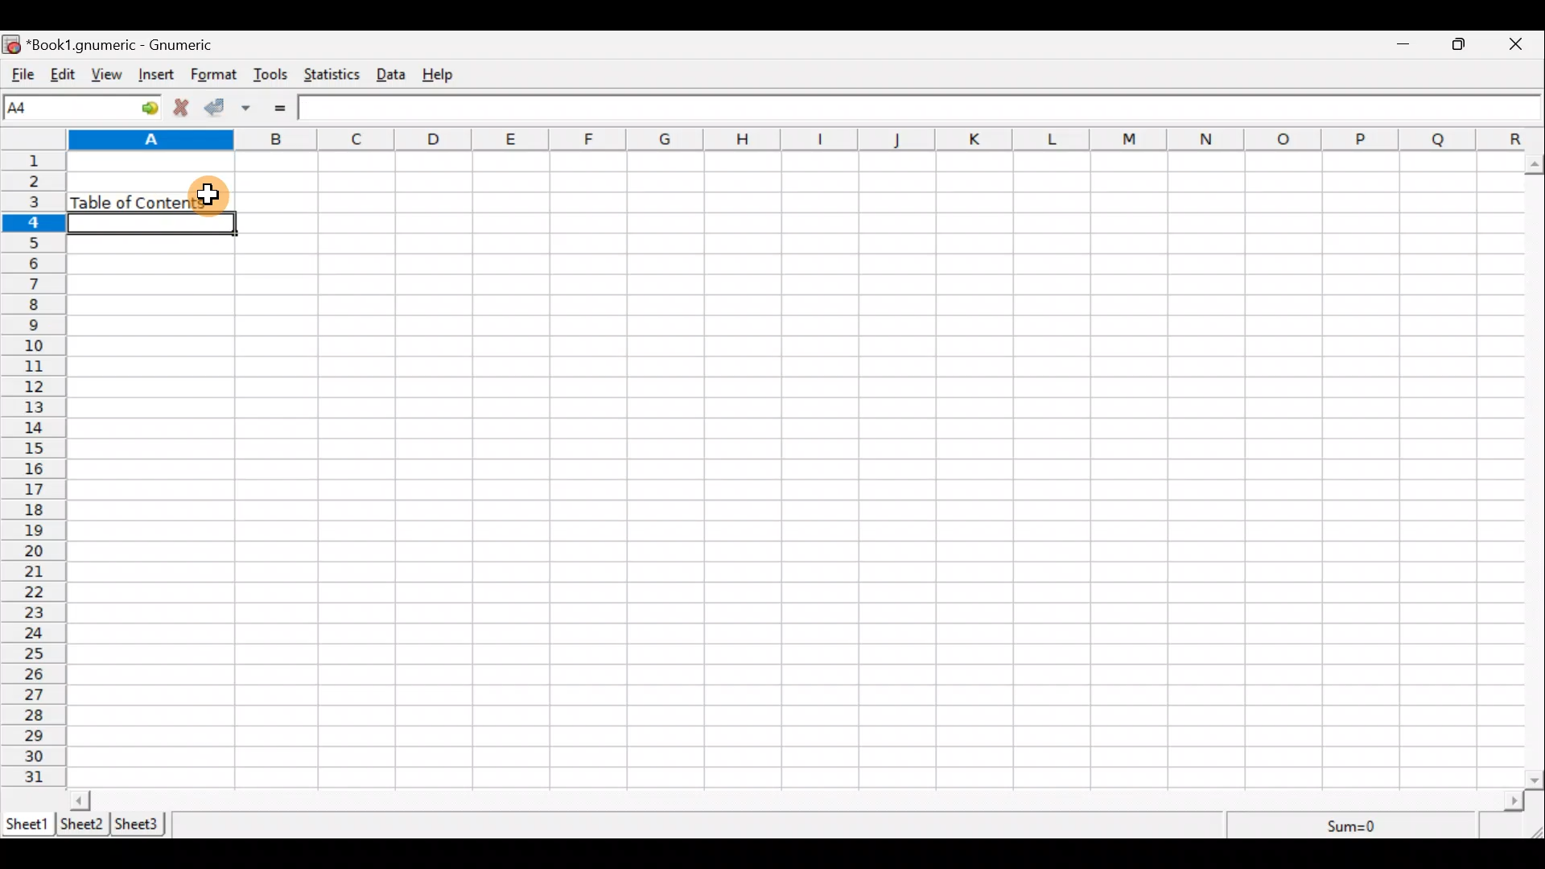  What do you see at coordinates (143, 824) in the screenshot?
I see `Sheet 3` at bounding box center [143, 824].